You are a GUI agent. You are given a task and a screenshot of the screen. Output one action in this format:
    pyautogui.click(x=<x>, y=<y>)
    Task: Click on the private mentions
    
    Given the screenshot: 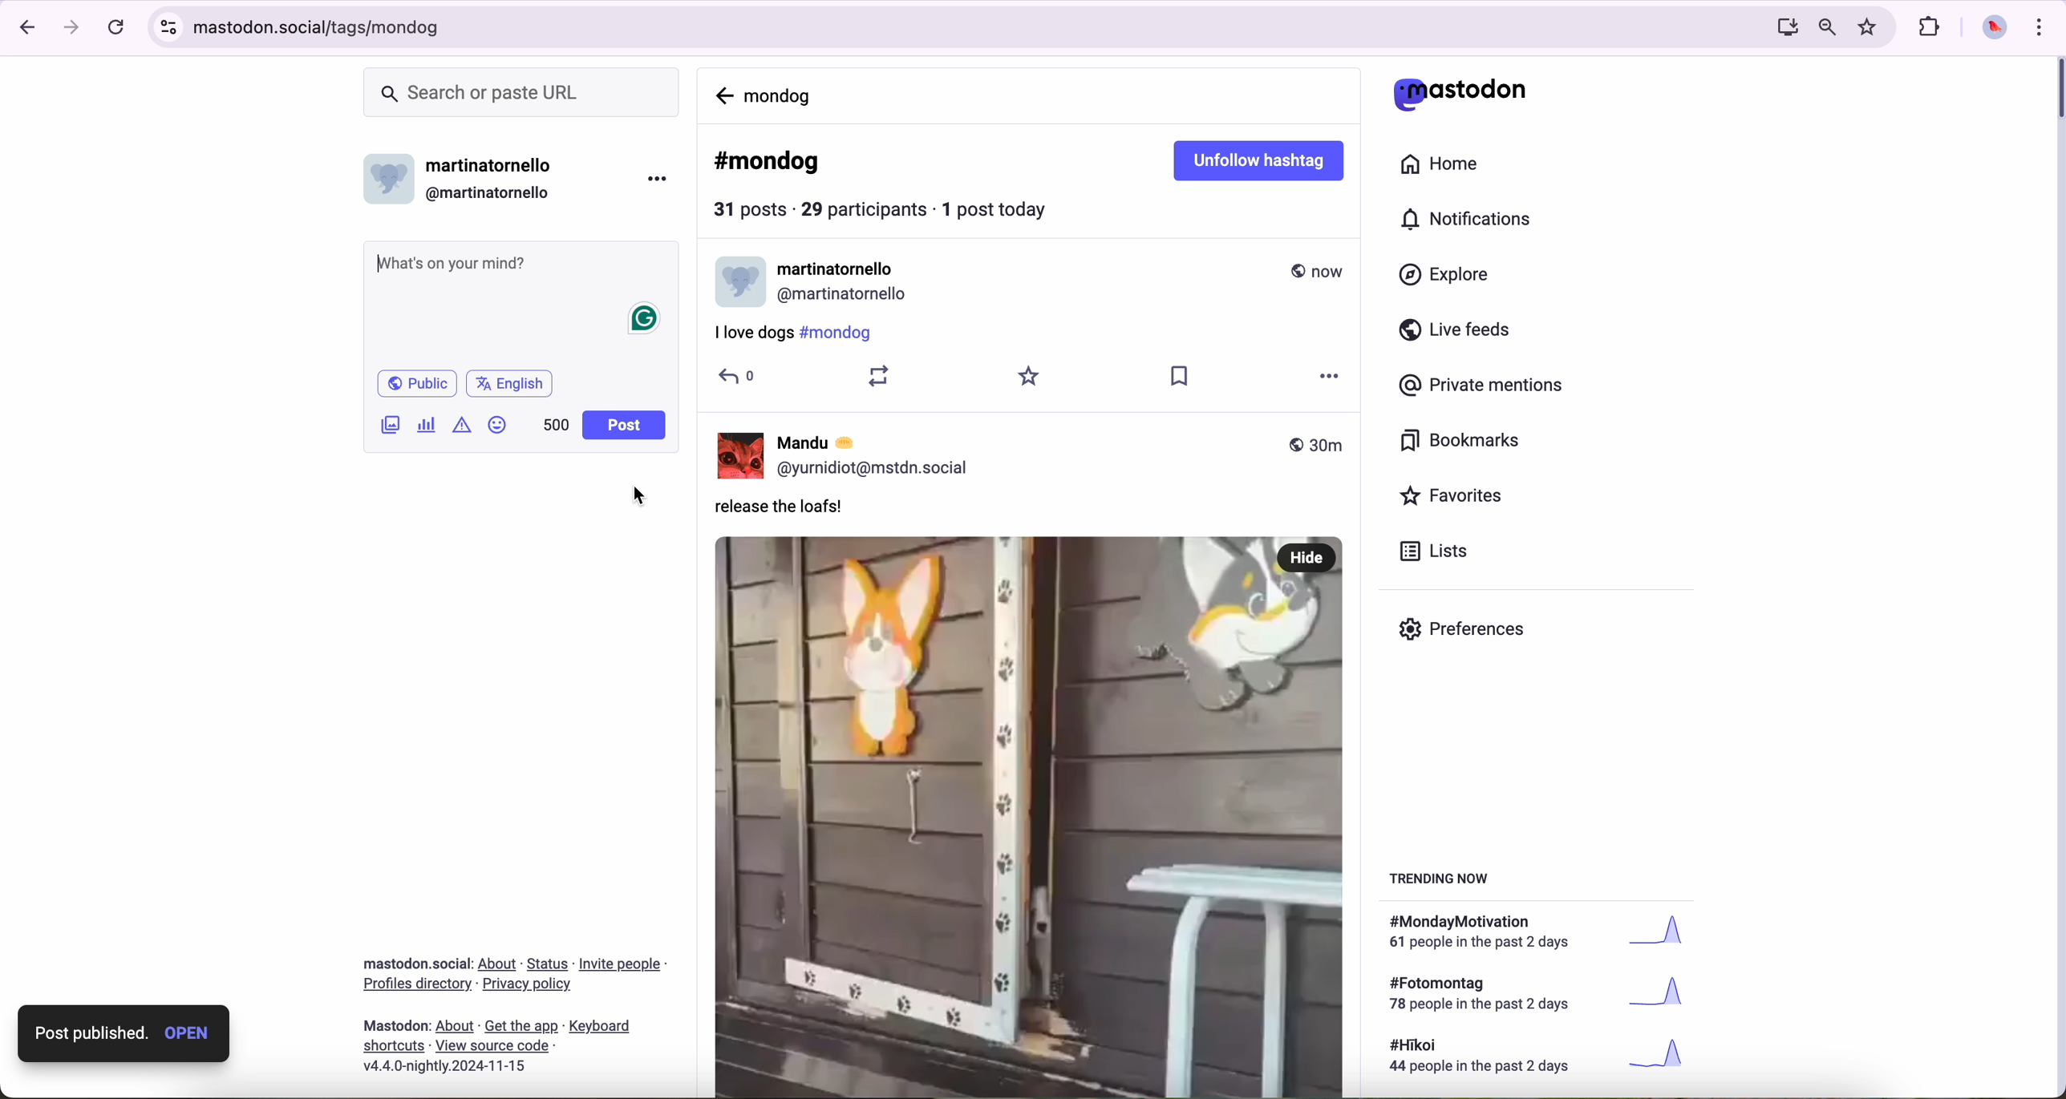 What is the action you would take?
    pyautogui.click(x=1486, y=387)
    